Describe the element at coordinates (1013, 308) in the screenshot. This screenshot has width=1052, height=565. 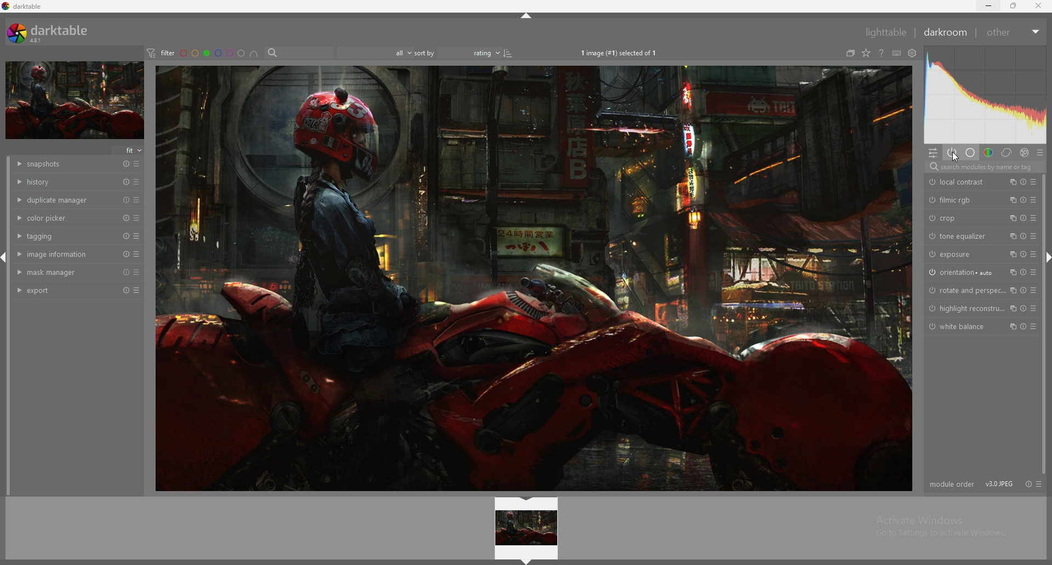
I see `multiple instances action` at that location.